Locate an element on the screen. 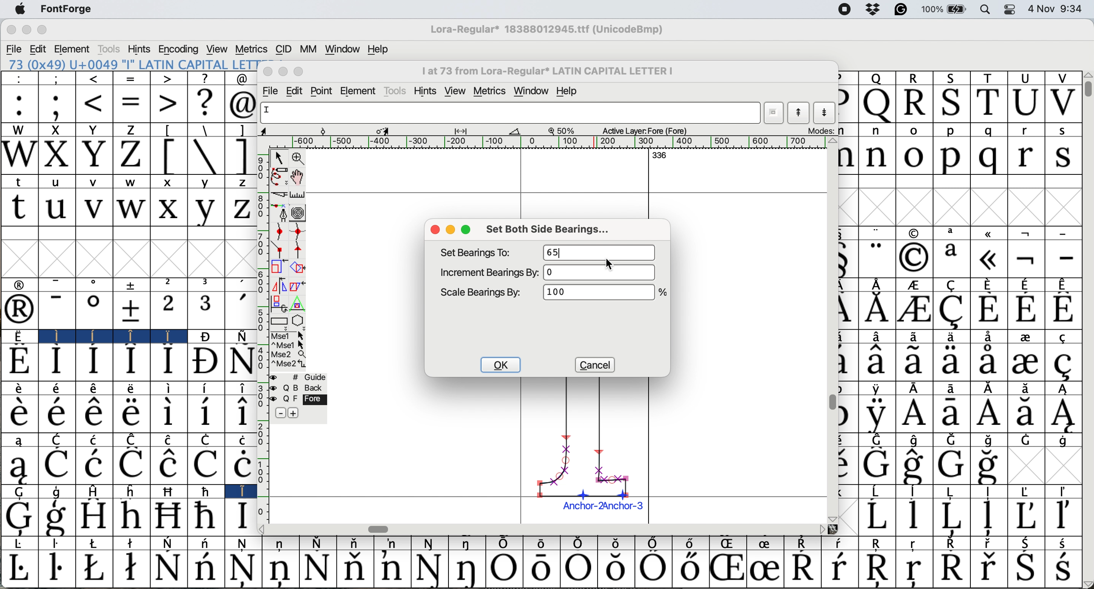 This screenshot has width=1094, height=589. system logo is located at coordinates (19, 8).